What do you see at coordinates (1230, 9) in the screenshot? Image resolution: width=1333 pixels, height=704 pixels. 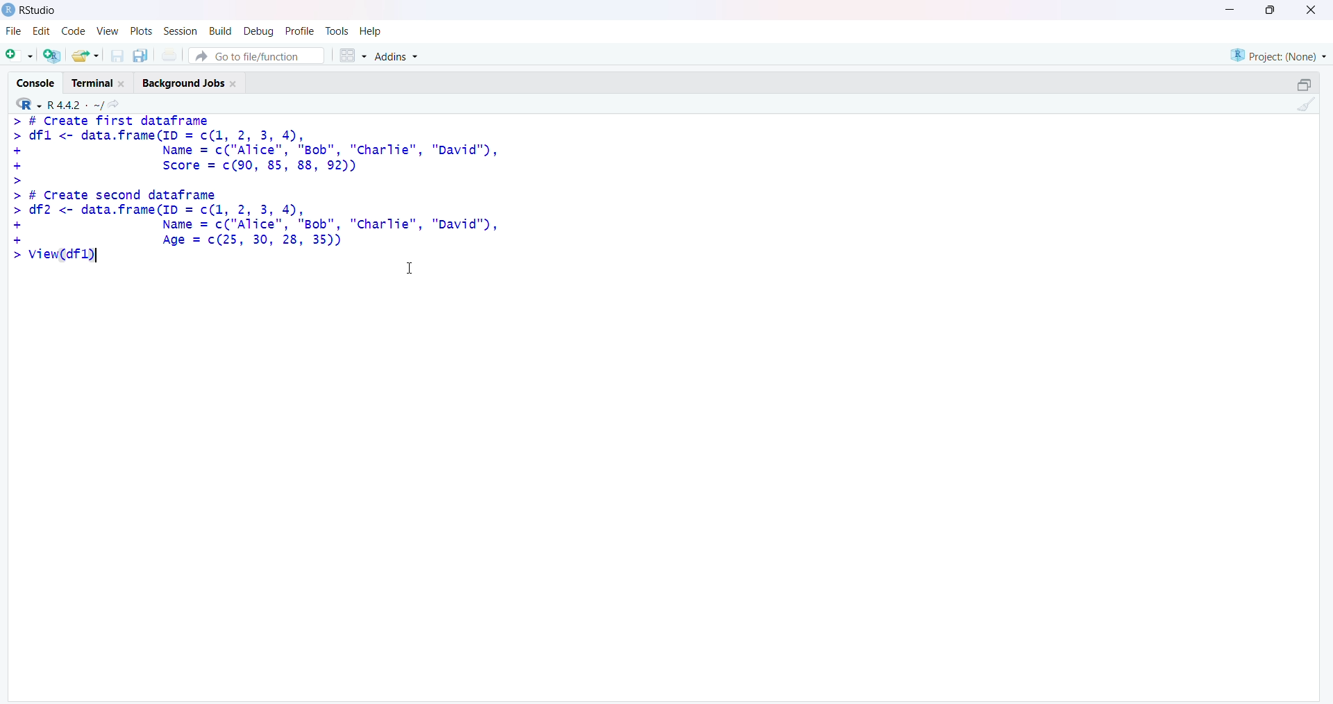 I see `minimise` at bounding box center [1230, 9].